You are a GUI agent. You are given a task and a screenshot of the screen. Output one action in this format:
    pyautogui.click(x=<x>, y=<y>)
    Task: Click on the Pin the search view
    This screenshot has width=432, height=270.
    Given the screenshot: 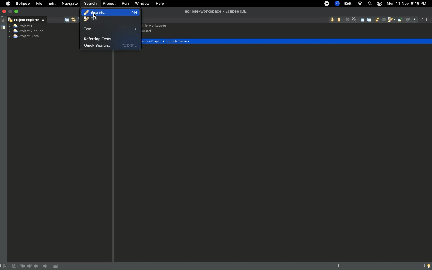 What is the action you would take?
    pyautogui.click(x=400, y=22)
    